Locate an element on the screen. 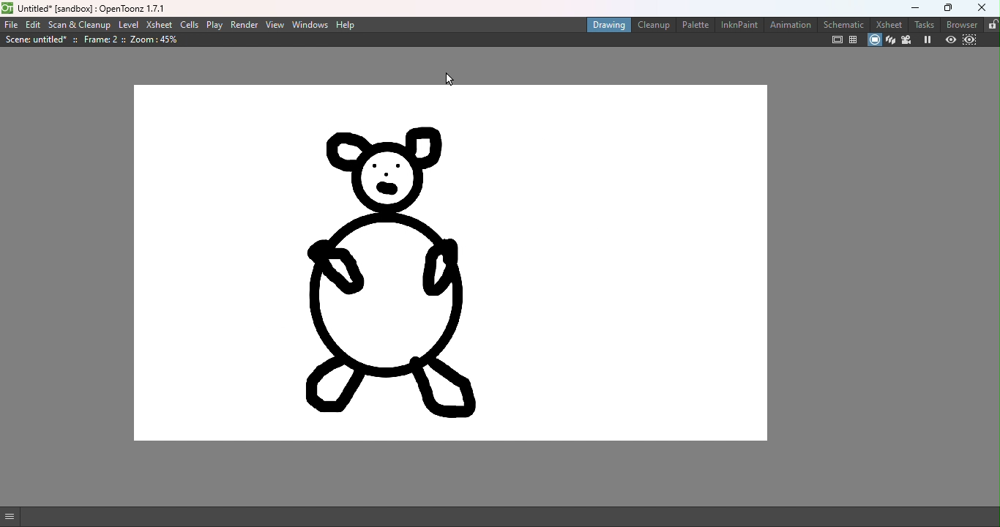  Freeze is located at coordinates (927, 40).